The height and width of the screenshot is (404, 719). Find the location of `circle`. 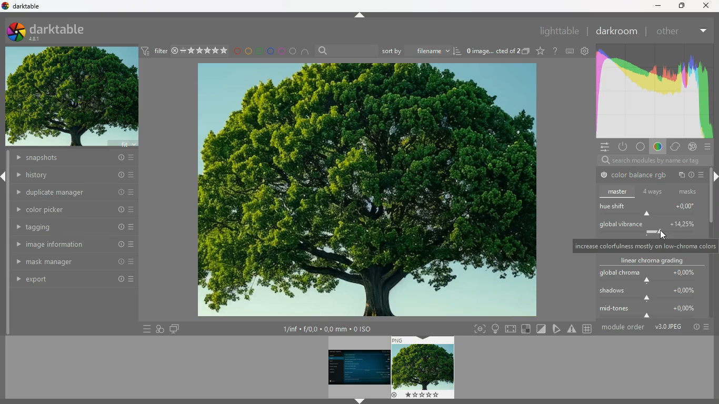

circle is located at coordinates (641, 147).